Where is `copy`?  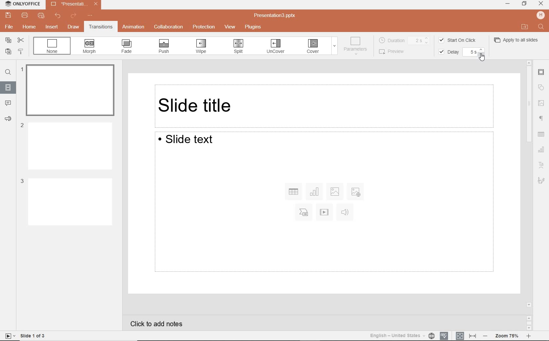 copy is located at coordinates (7, 41).